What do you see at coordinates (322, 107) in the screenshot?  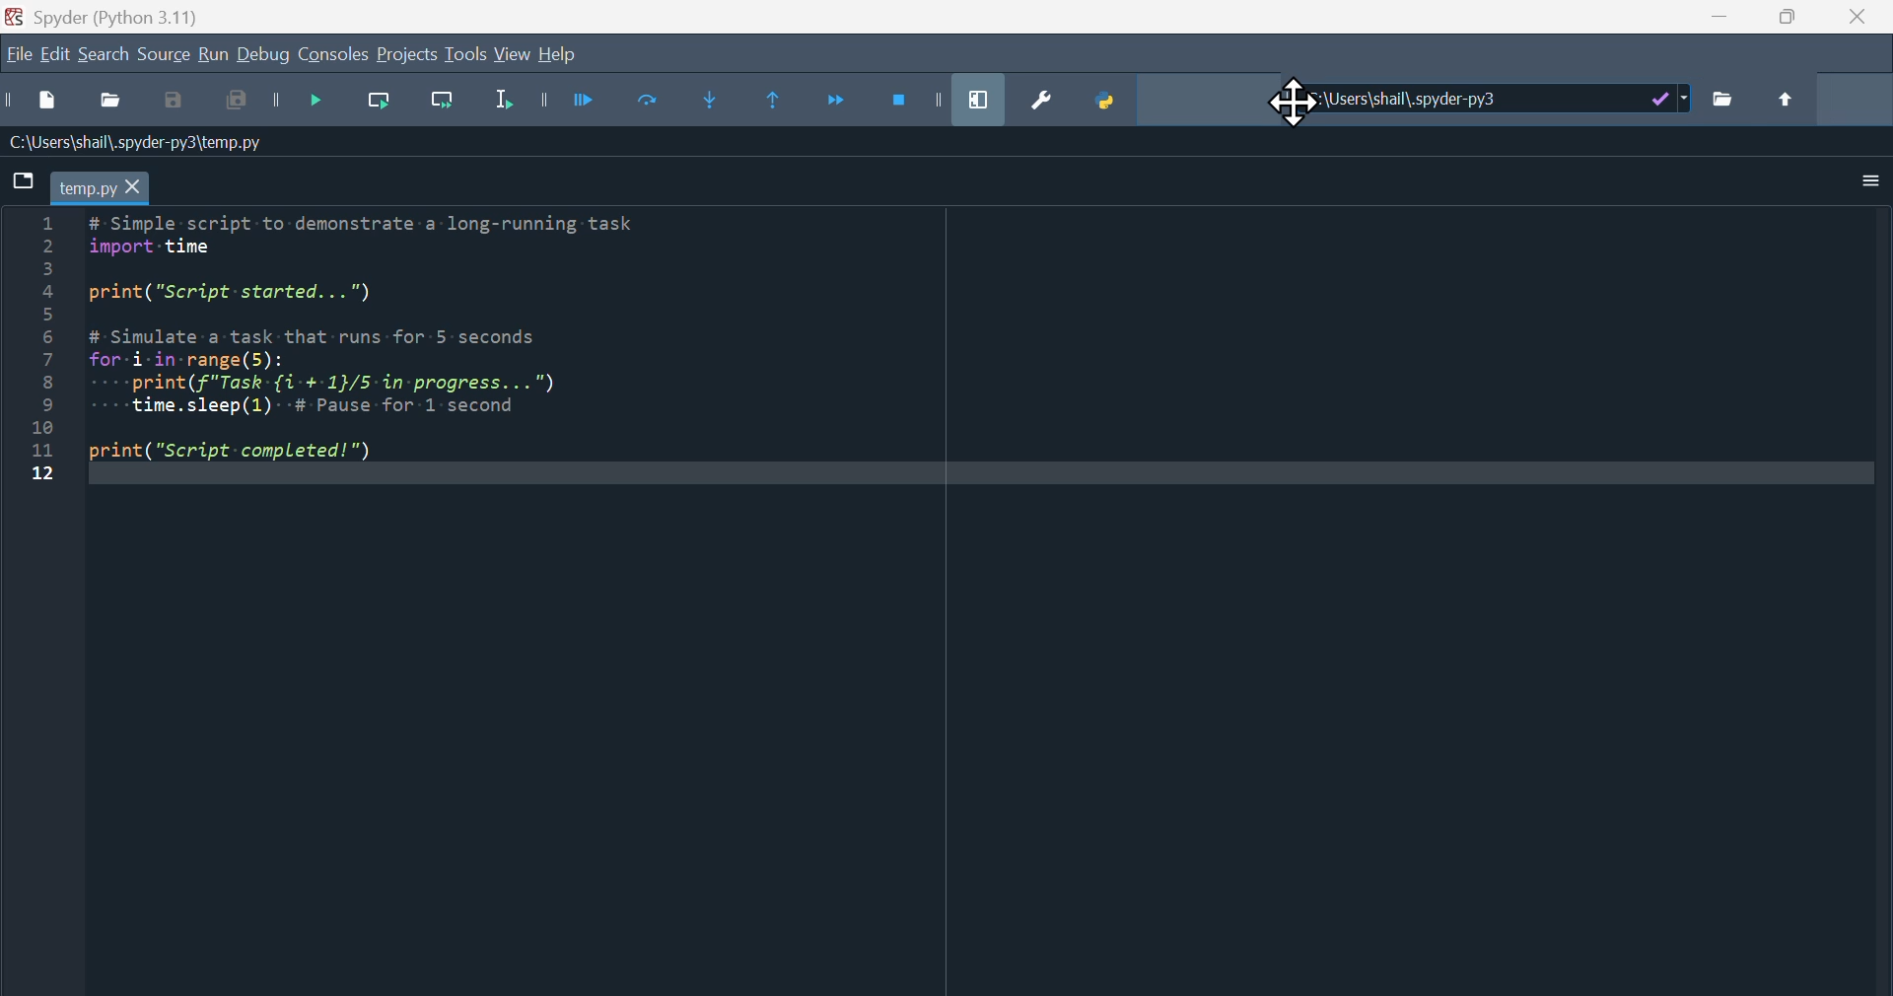 I see `Debug file` at bounding box center [322, 107].